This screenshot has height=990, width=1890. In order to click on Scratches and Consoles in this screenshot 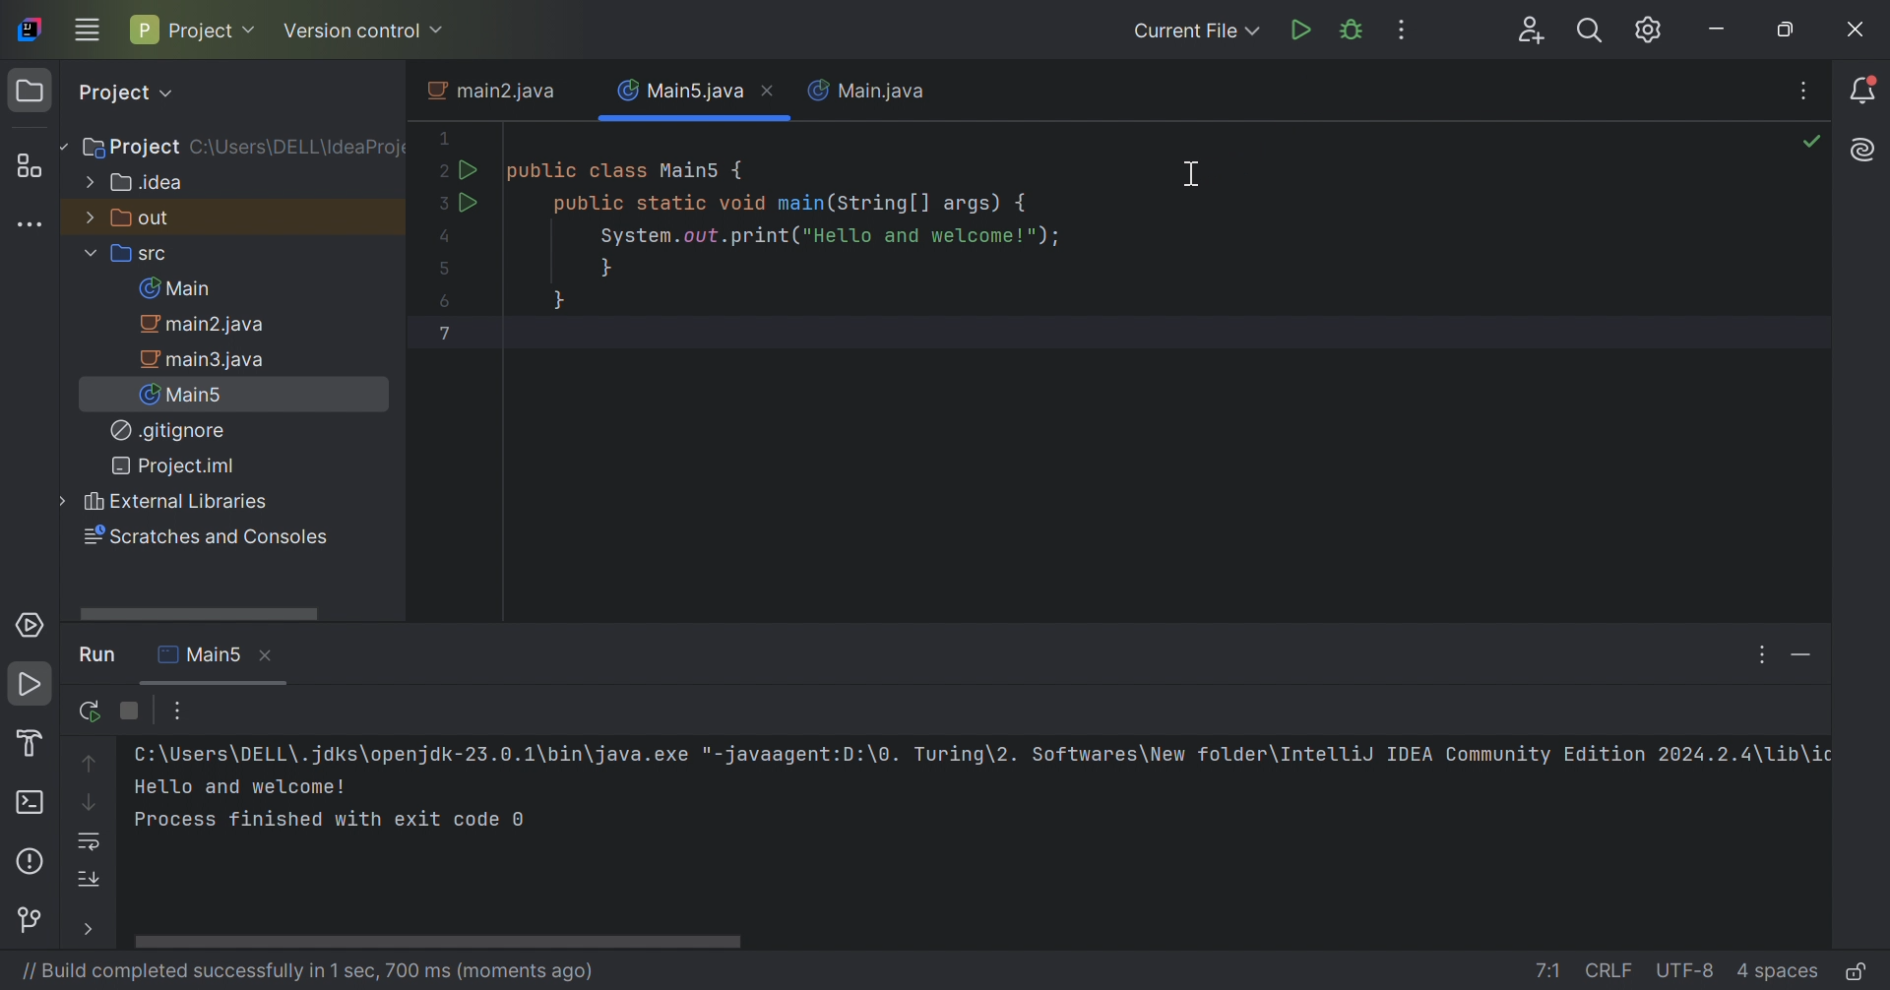, I will do `click(210, 538)`.